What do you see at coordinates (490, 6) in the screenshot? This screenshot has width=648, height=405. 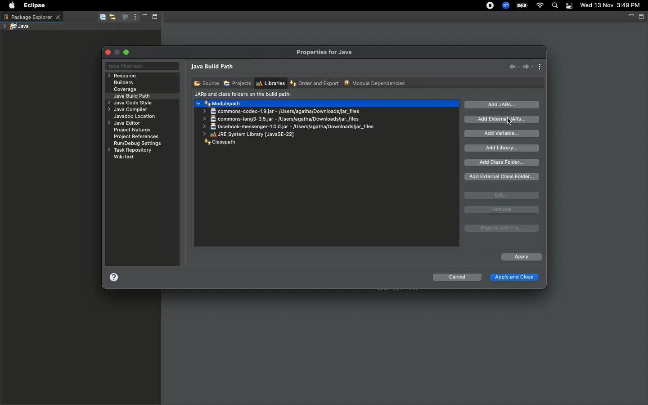 I see `Recording` at bounding box center [490, 6].